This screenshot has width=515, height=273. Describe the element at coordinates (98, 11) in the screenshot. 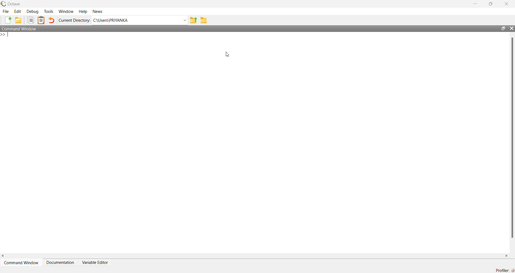

I see `News` at that location.